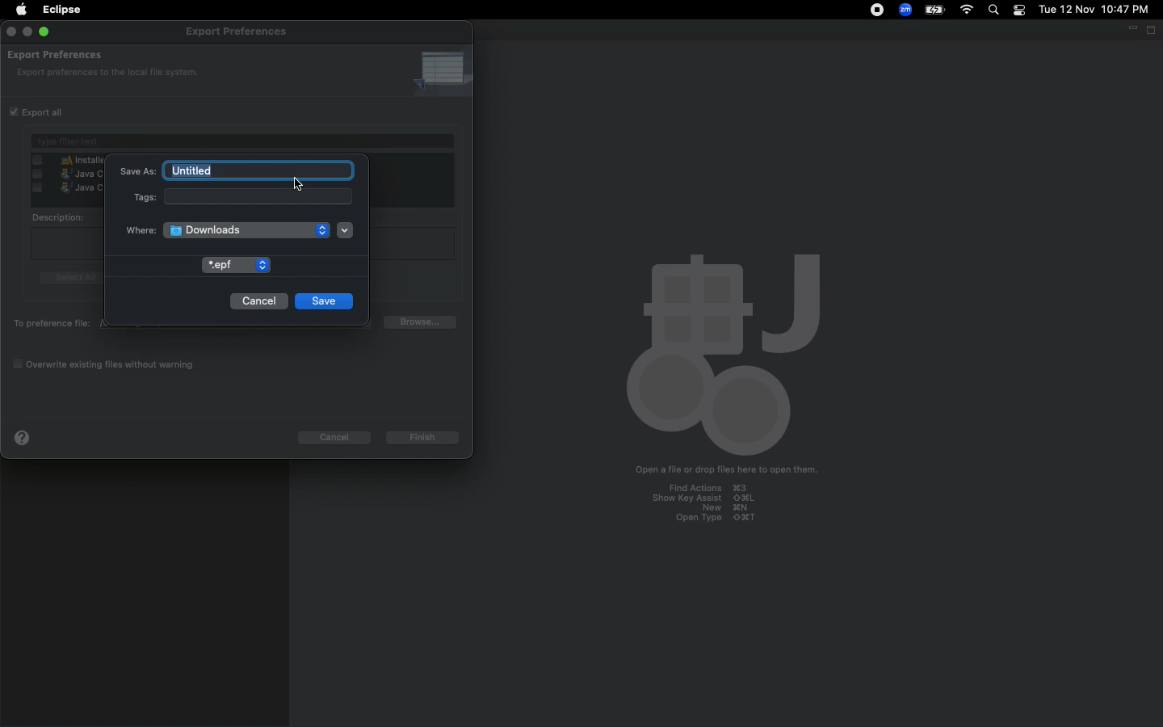  Describe the element at coordinates (338, 435) in the screenshot. I see `cancel` at that location.